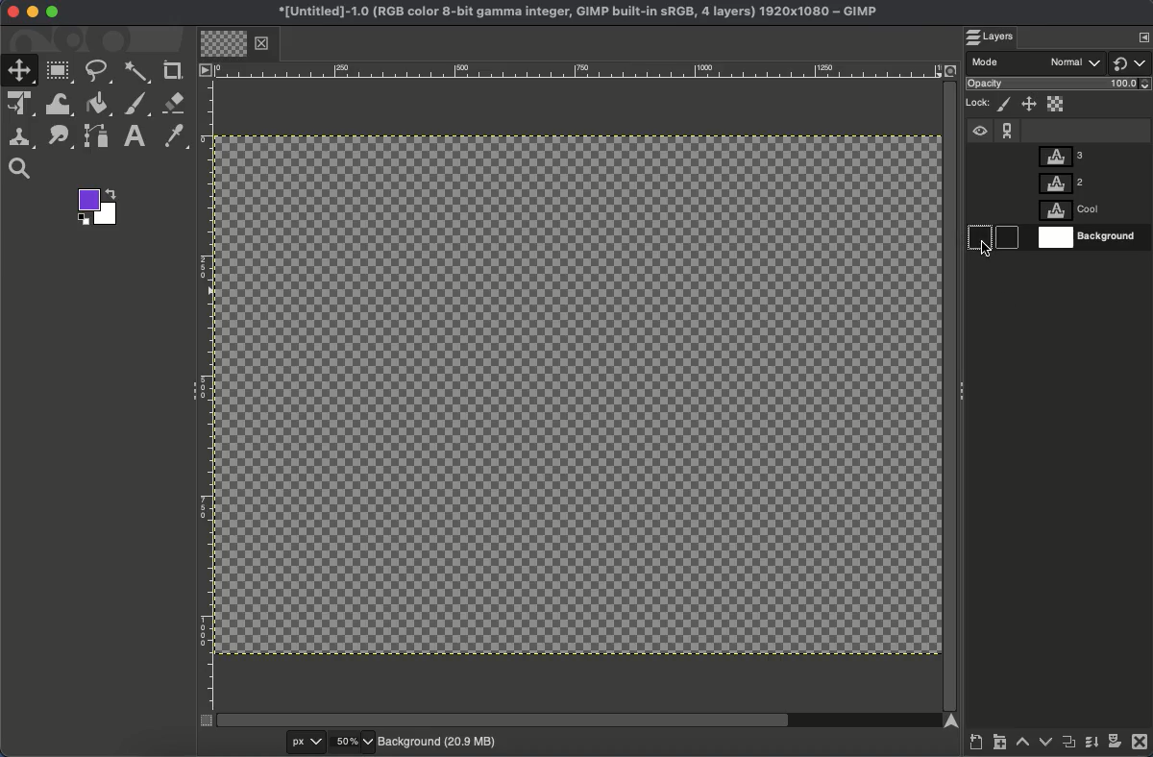 The width and height of the screenshot is (1153, 757). I want to click on Visible, so click(978, 134).